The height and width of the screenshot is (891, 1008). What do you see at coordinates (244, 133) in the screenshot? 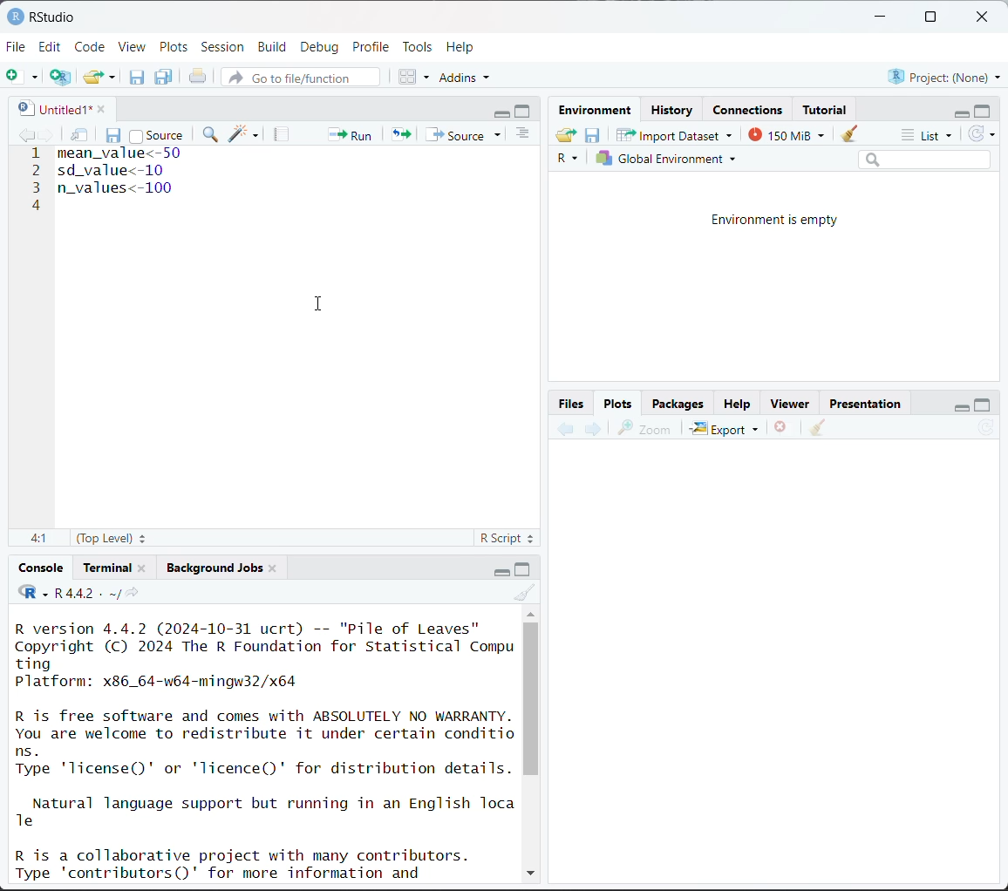
I see `code tools` at bounding box center [244, 133].